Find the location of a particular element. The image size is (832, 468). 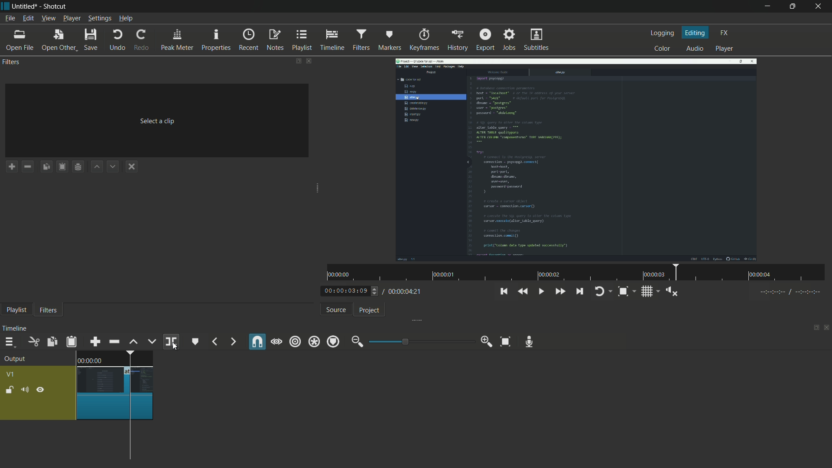

jobs is located at coordinates (510, 40).